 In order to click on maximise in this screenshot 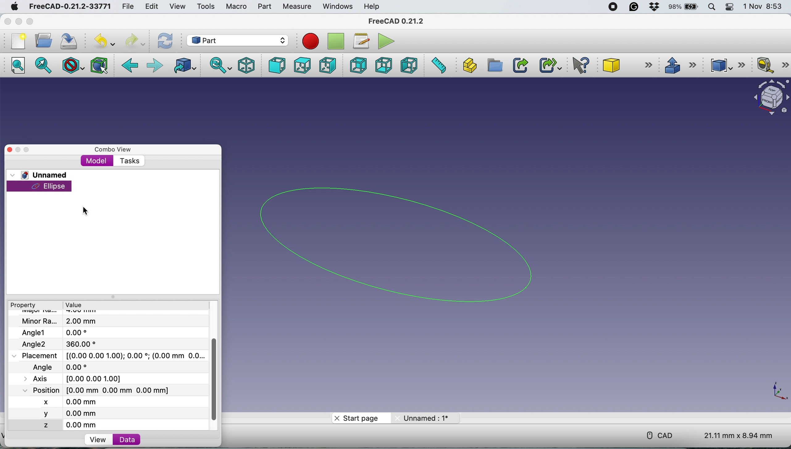, I will do `click(29, 22)`.